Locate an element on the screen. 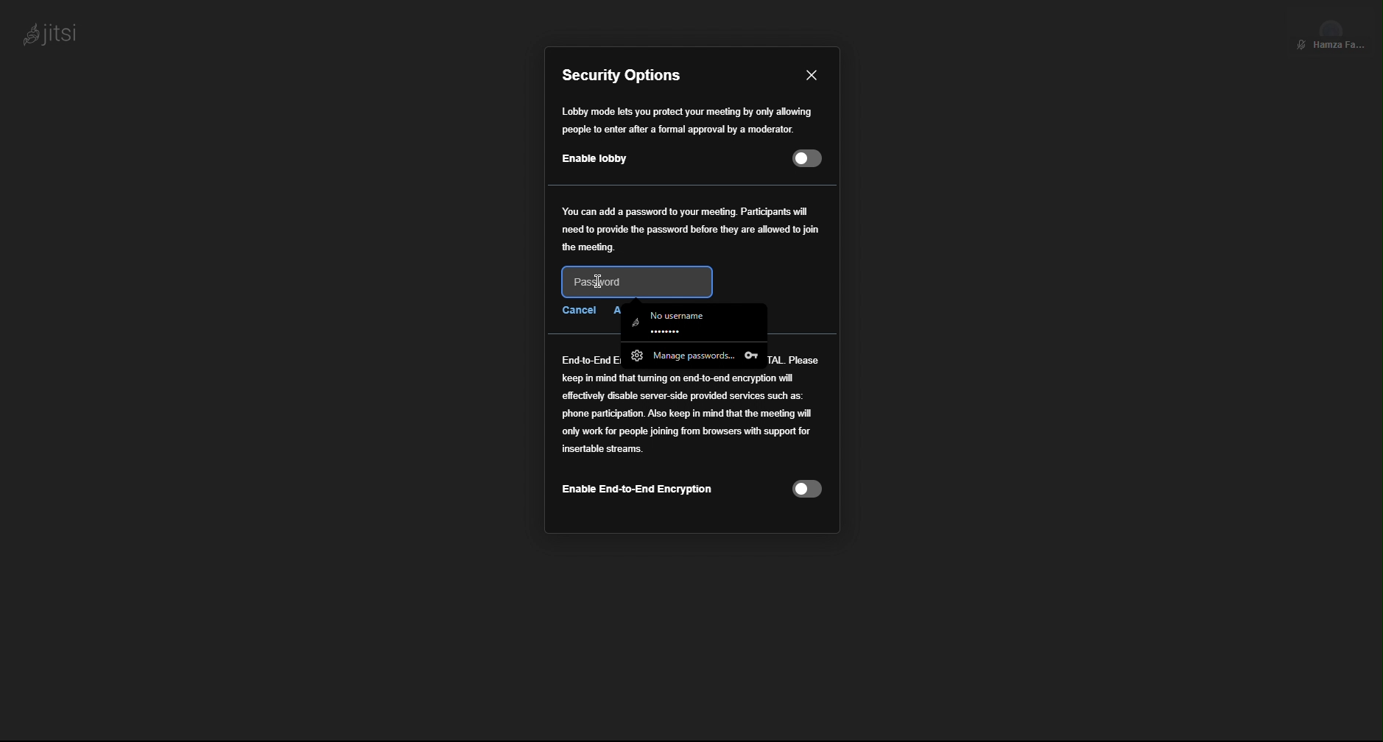 The image size is (1383, 742). Enable Lobby is located at coordinates (687, 135).